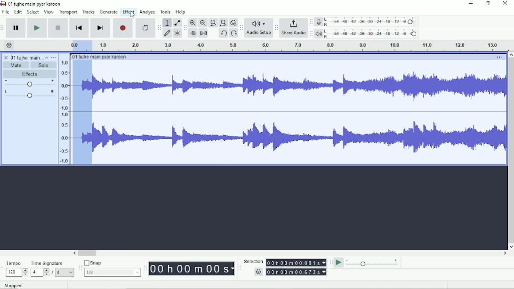 The image size is (514, 289). I want to click on Record, so click(123, 28).